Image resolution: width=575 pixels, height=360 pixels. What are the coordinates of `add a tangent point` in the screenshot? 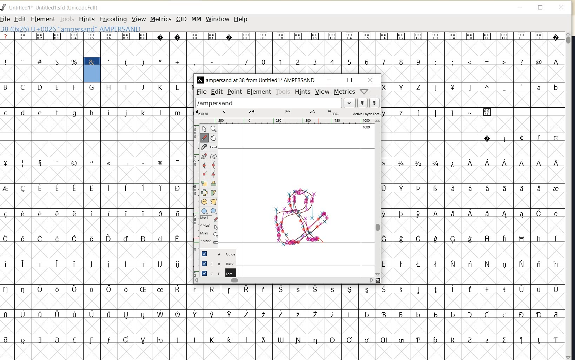 It's located at (213, 174).